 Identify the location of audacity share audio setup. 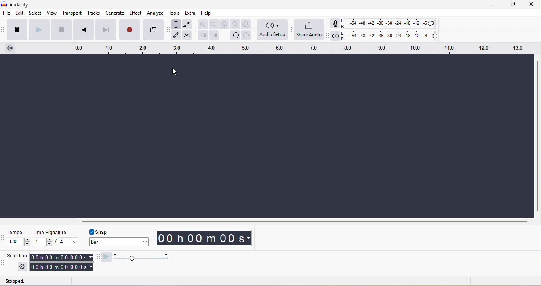
(291, 31).